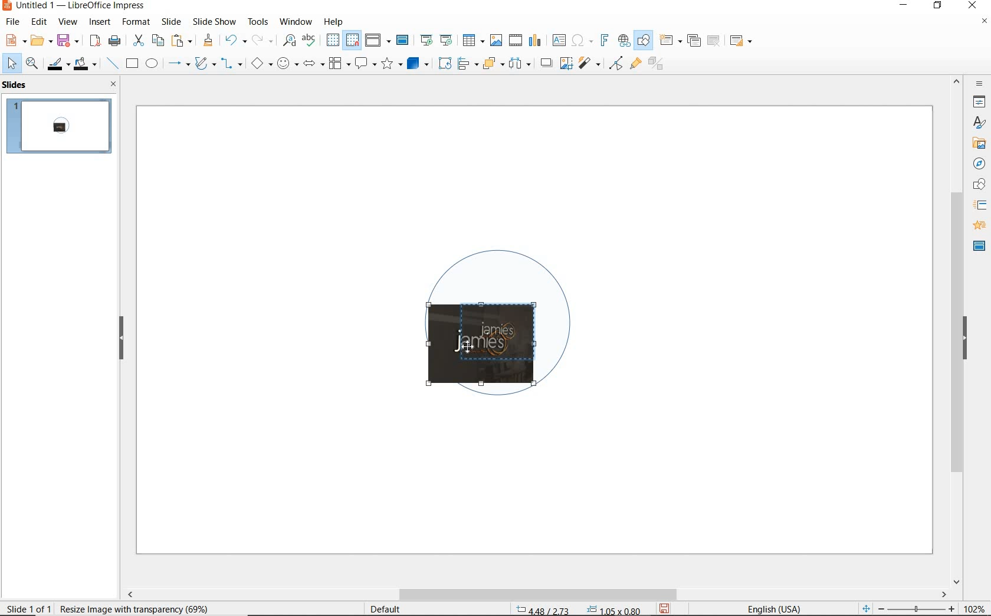 This screenshot has width=991, height=616. I want to click on connectors, so click(232, 65).